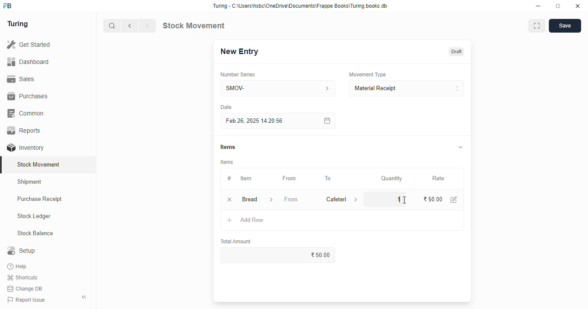 Image resolution: width=588 pixels, height=309 pixels. What do you see at coordinates (25, 148) in the screenshot?
I see `inventory` at bounding box center [25, 148].